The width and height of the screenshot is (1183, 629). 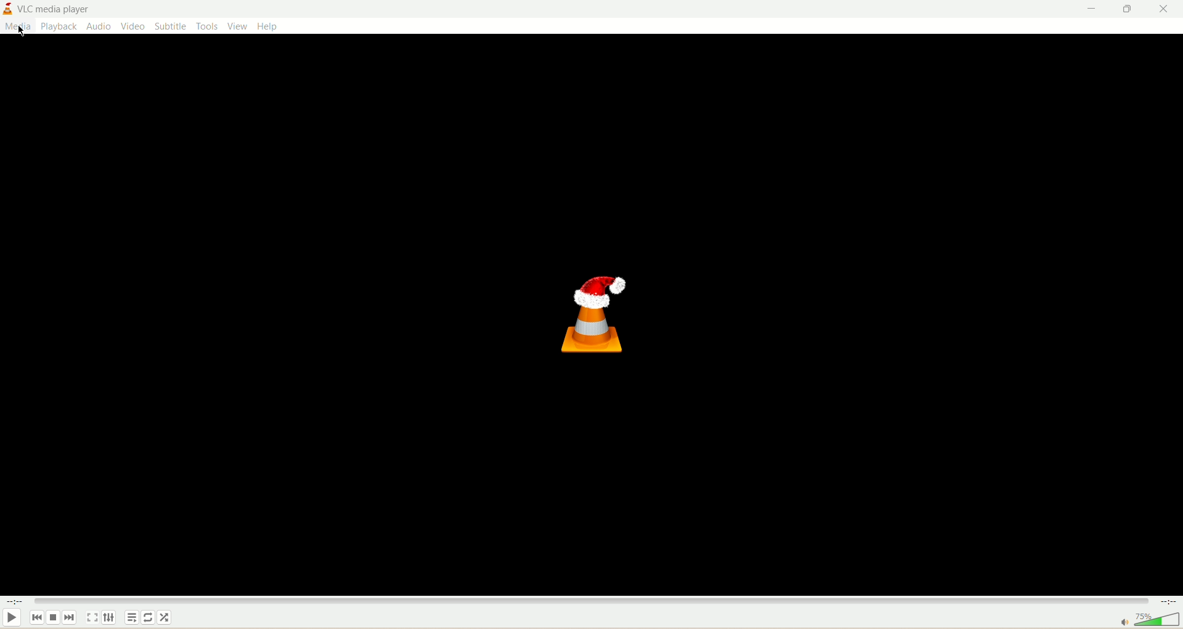 What do you see at coordinates (54, 619) in the screenshot?
I see `stop` at bounding box center [54, 619].